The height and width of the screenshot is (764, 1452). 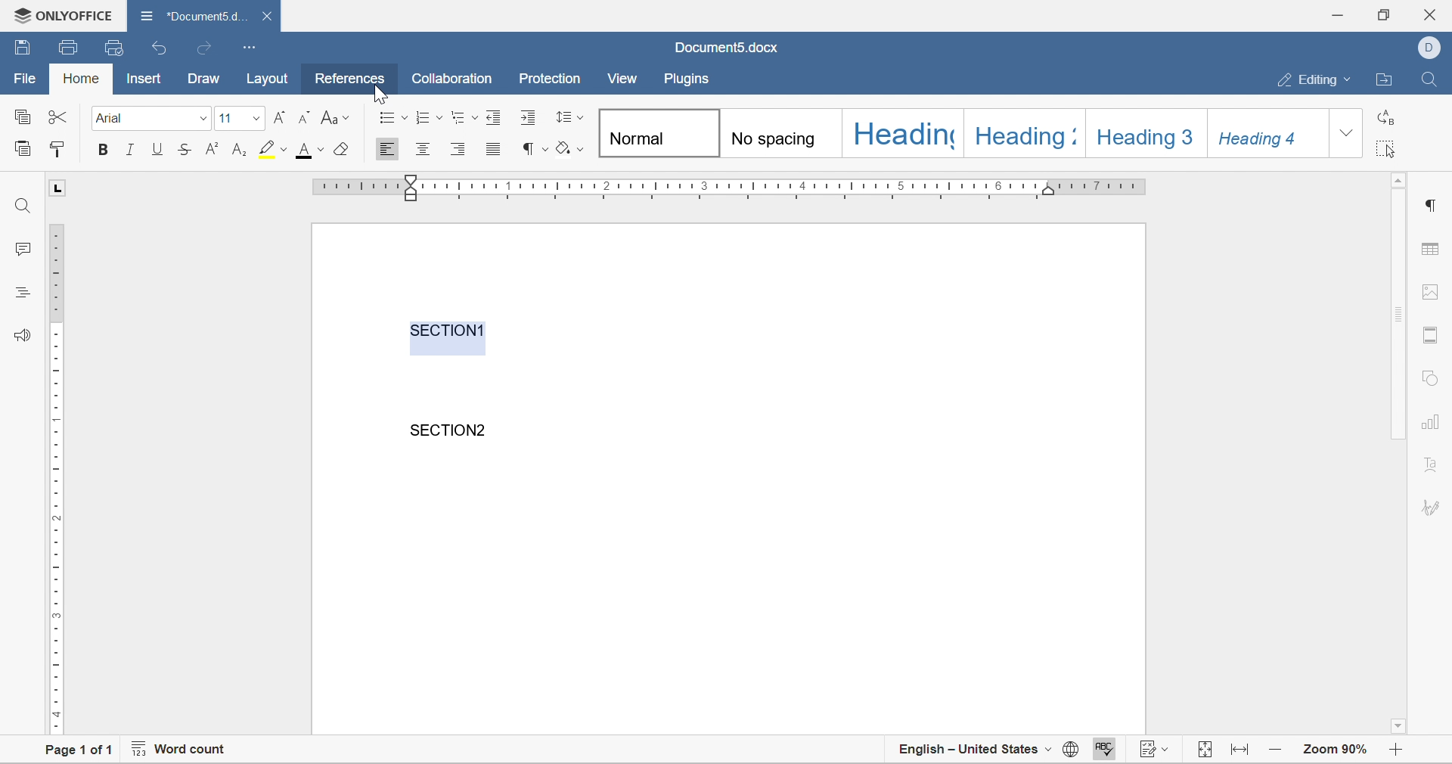 I want to click on english - united states, so click(x=976, y=751).